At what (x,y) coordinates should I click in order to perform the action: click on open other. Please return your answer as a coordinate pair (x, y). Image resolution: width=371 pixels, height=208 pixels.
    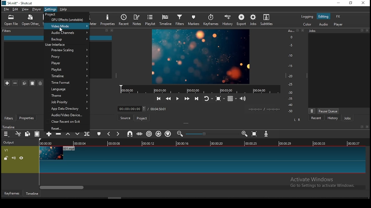
    Looking at the image, I should click on (30, 22).